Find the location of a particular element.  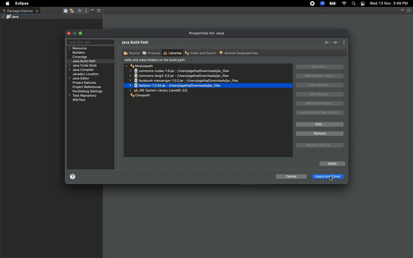

Eclipse is located at coordinates (21, 3).